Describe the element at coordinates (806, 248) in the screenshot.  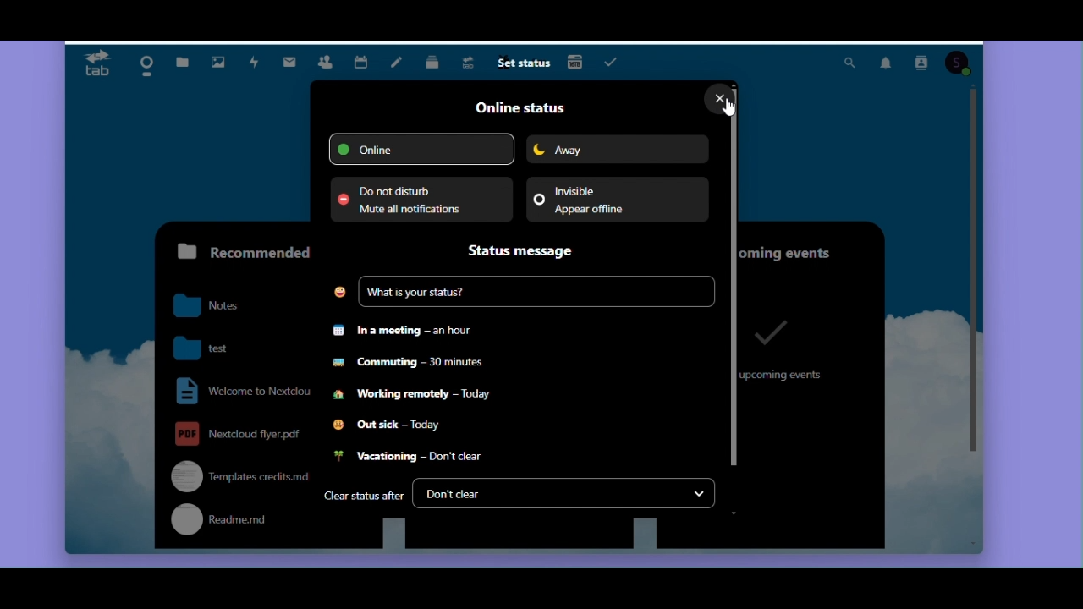
I see `Upcoming events` at that location.